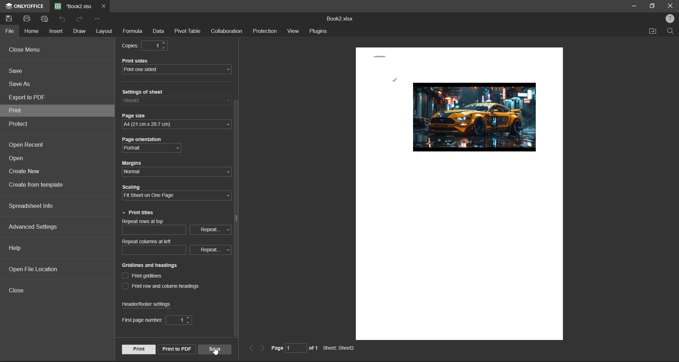 The height and width of the screenshot is (362, 679). I want to click on create from template, so click(40, 185).